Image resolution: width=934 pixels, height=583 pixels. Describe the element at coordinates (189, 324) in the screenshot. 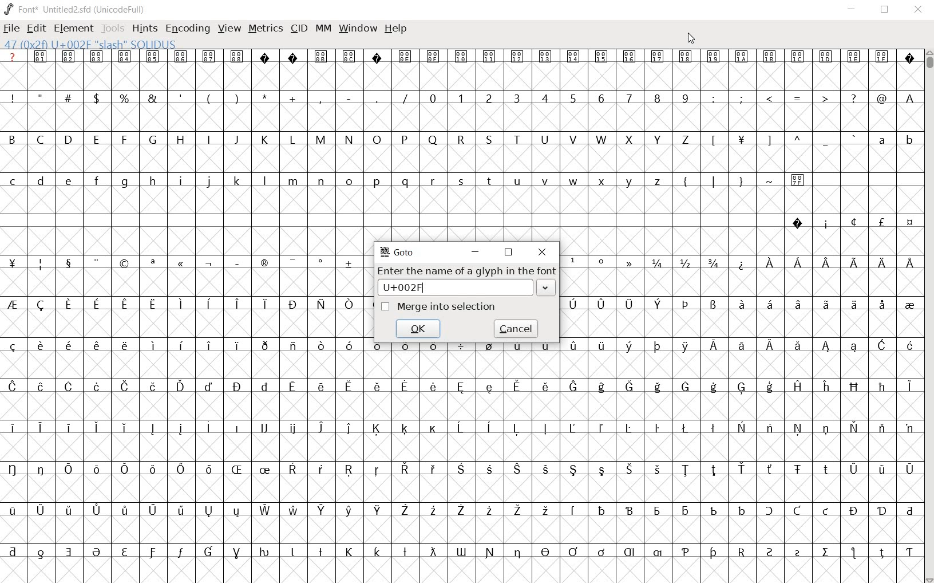

I see `empty cells` at that location.